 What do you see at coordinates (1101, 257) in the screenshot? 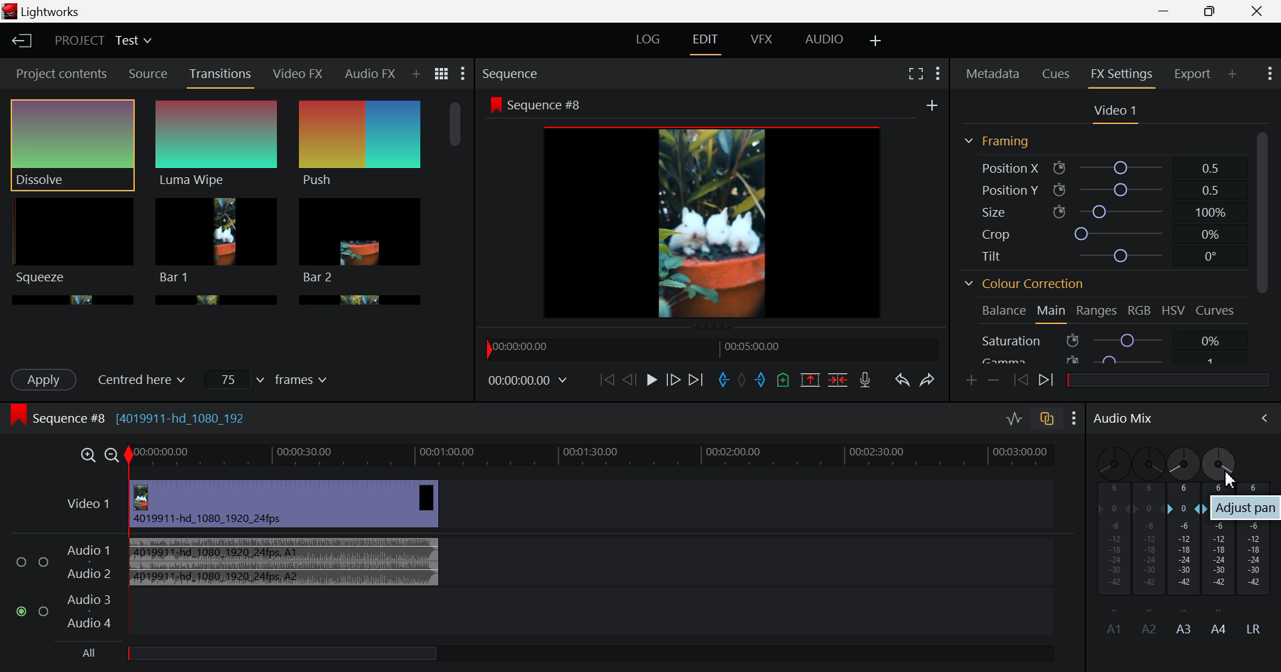
I see `Tilt` at bounding box center [1101, 257].